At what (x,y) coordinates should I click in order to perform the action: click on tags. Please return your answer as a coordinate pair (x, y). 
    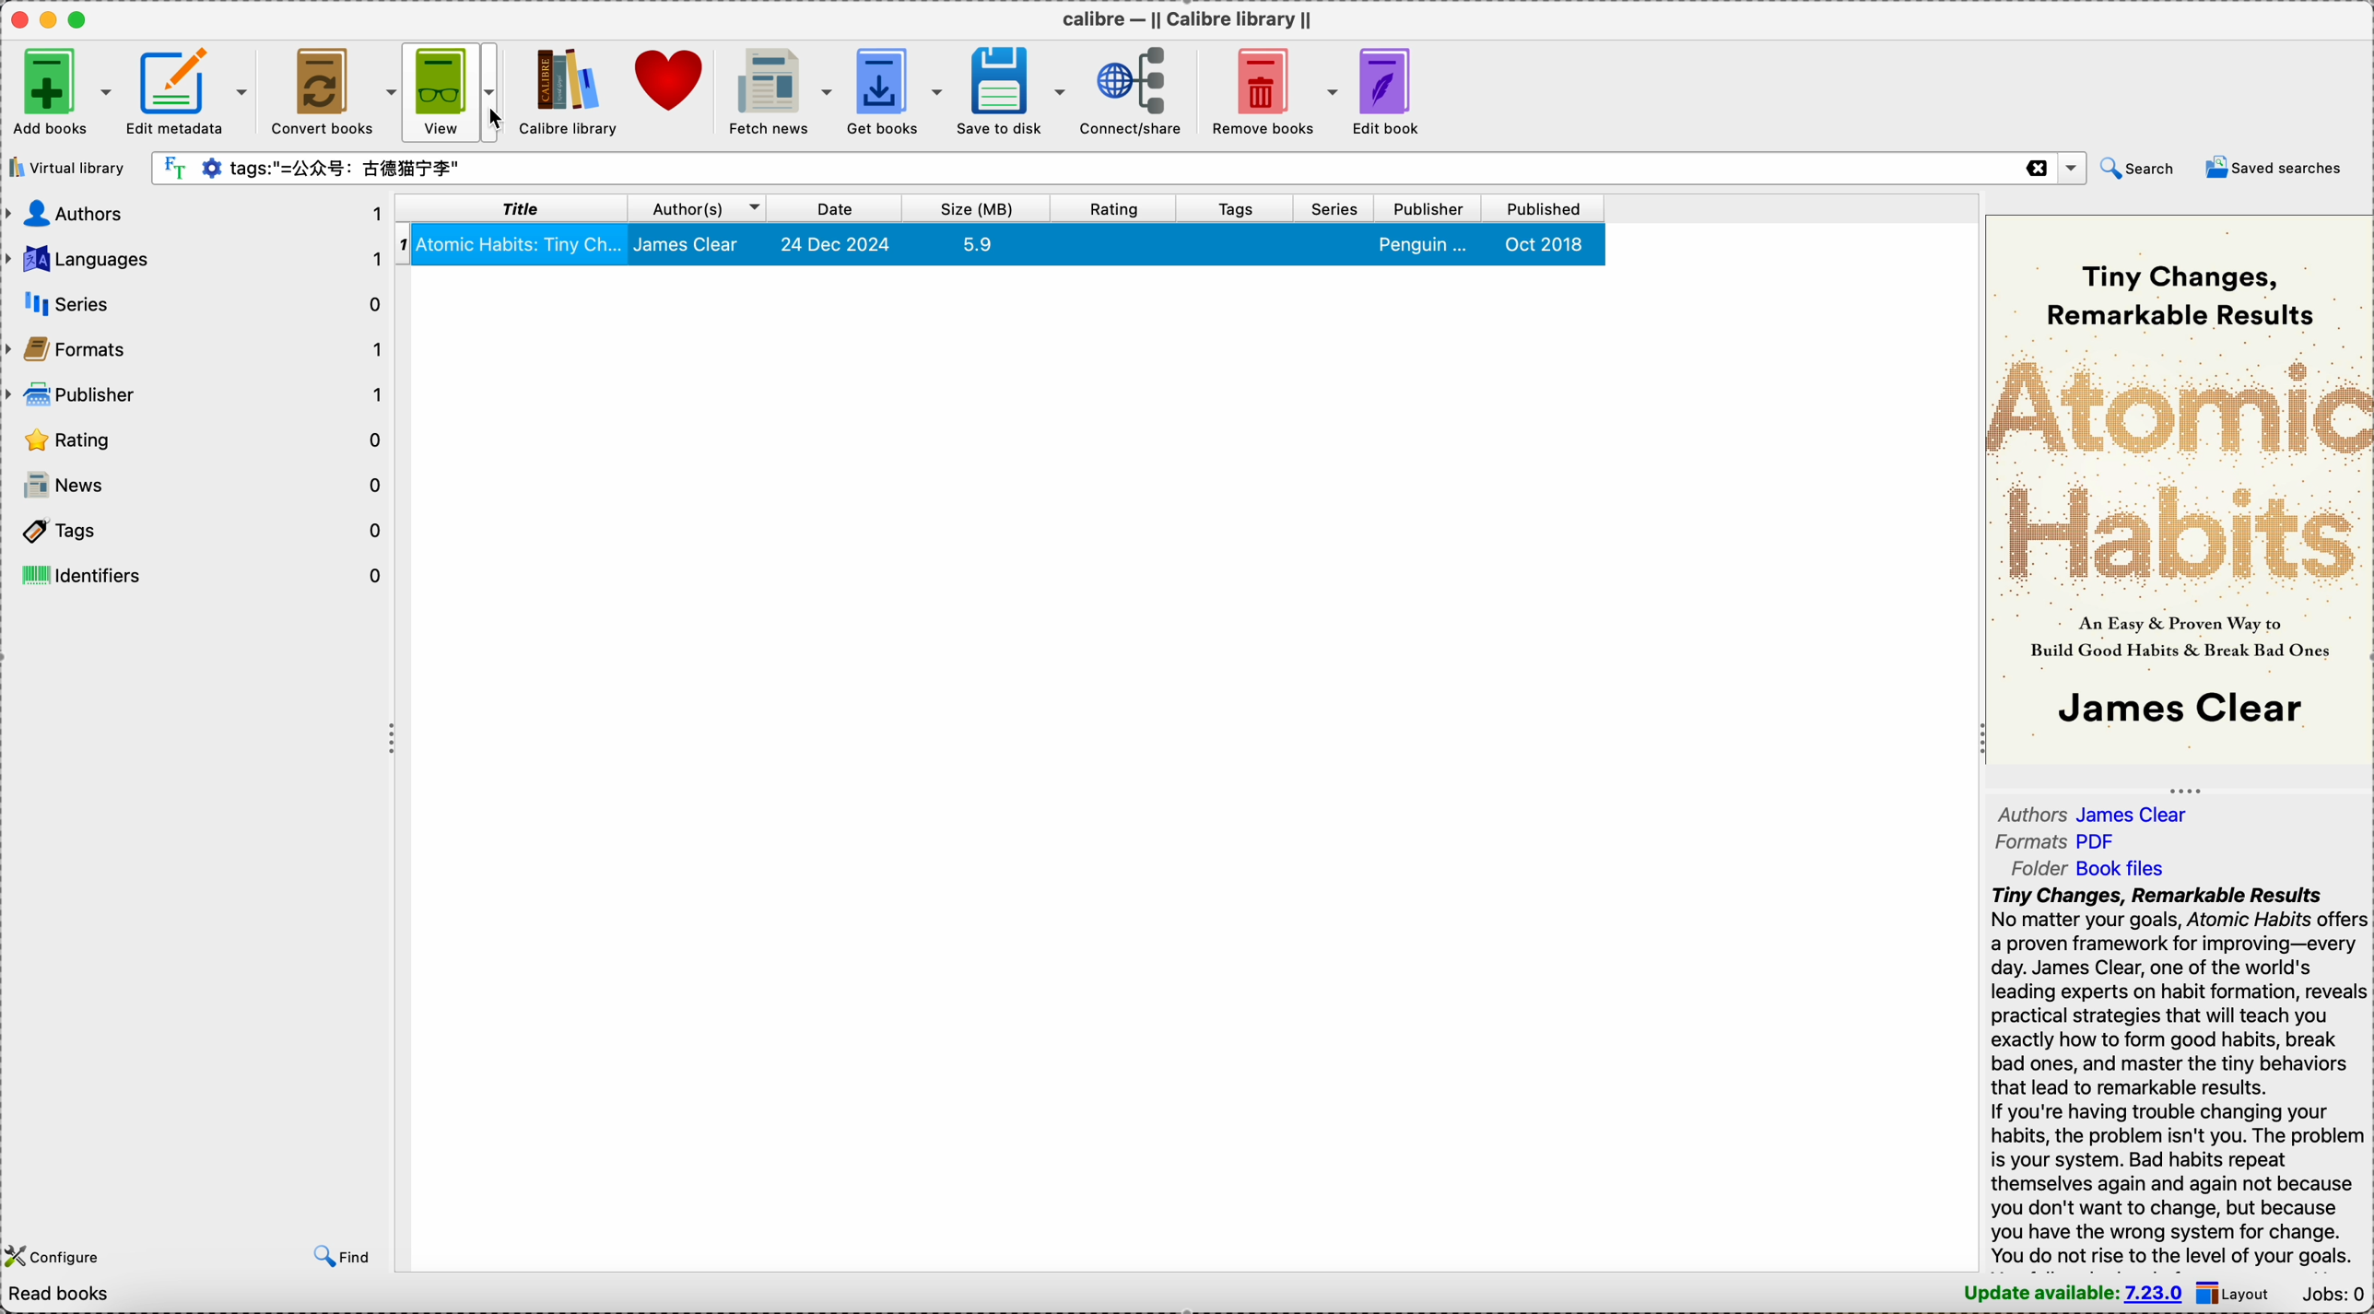
    Looking at the image, I should click on (1238, 207).